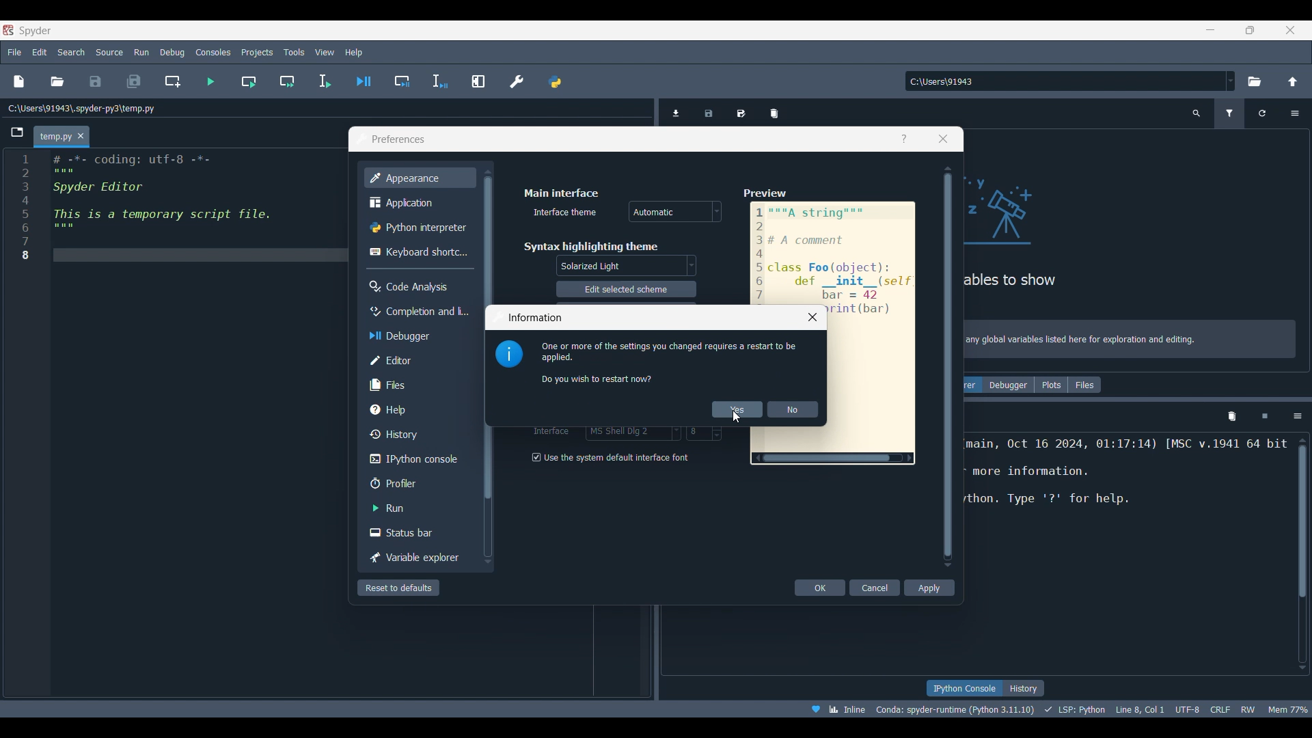  Describe the element at coordinates (295, 52) in the screenshot. I see `Tools menu` at that location.